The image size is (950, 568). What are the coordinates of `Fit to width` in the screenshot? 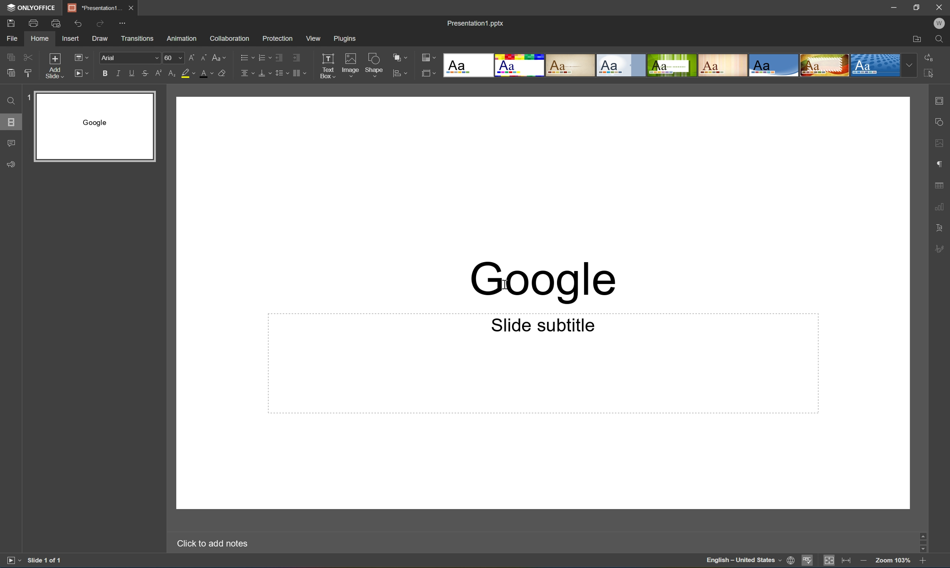 It's located at (849, 560).